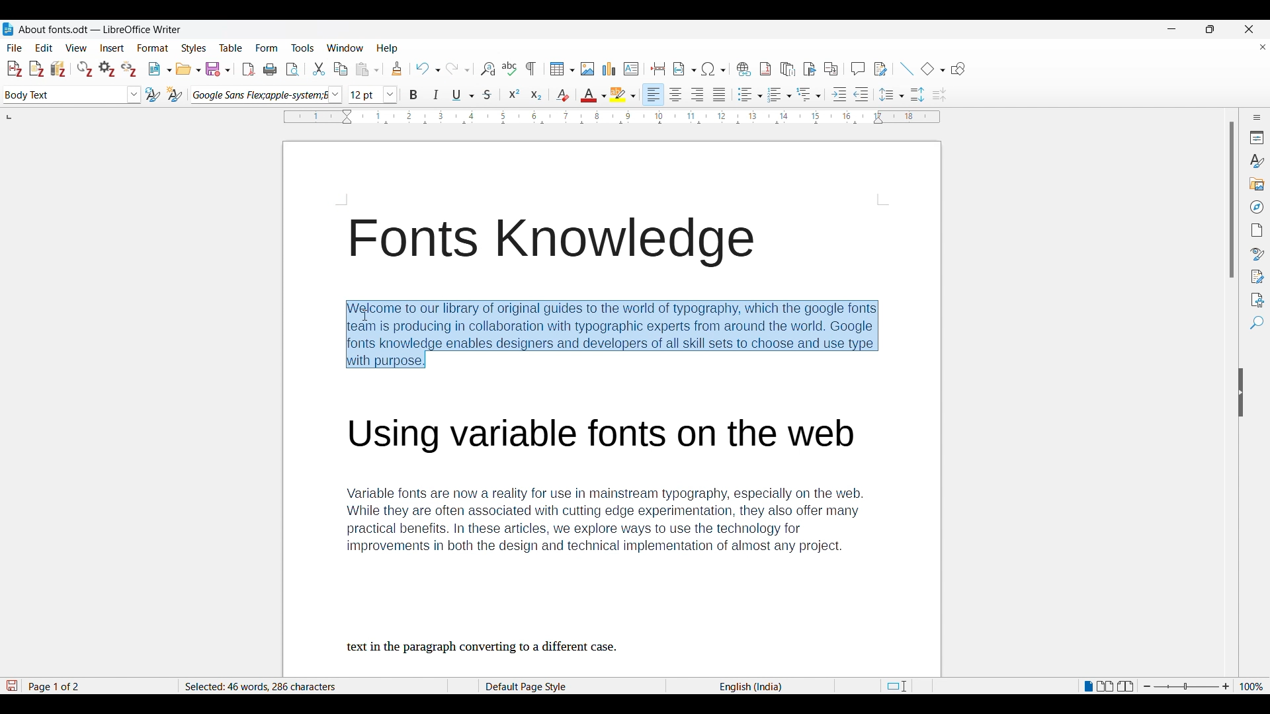 This screenshot has width=1270, height=714. I want to click on Increase paragraph spacing, so click(917, 95).